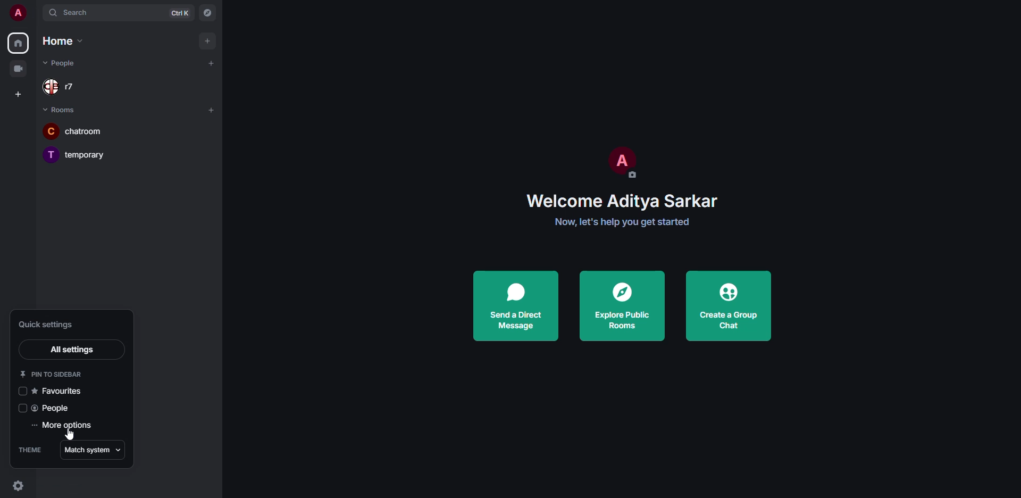  What do you see at coordinates (63, 110) in the screenshot?
I see `rooms` at bounding box center [63, 110].